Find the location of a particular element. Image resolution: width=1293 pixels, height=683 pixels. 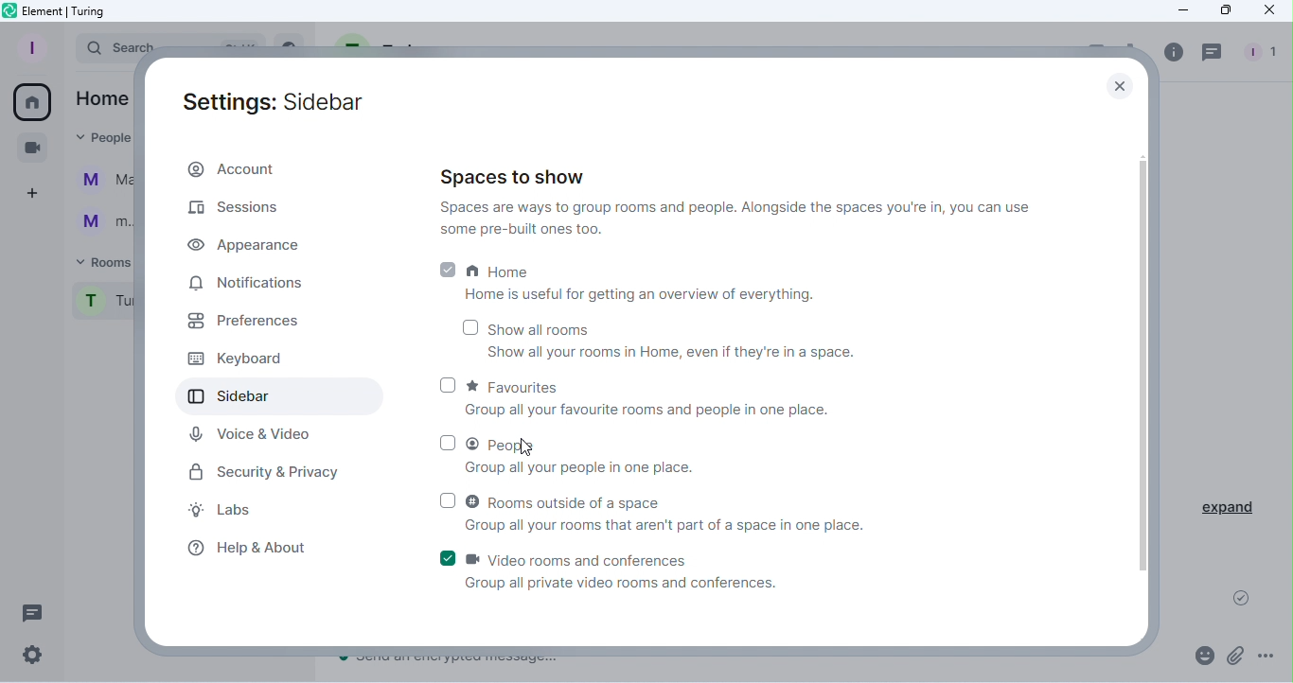

Close is located at coordinates (1111, 83).